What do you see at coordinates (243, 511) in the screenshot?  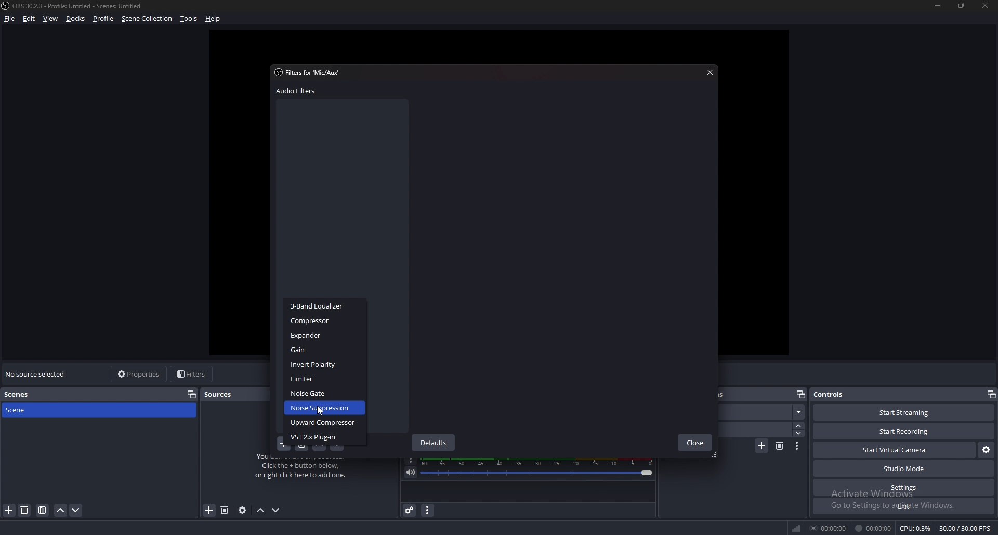 I see `source properties` at bounding box center [243, 511].